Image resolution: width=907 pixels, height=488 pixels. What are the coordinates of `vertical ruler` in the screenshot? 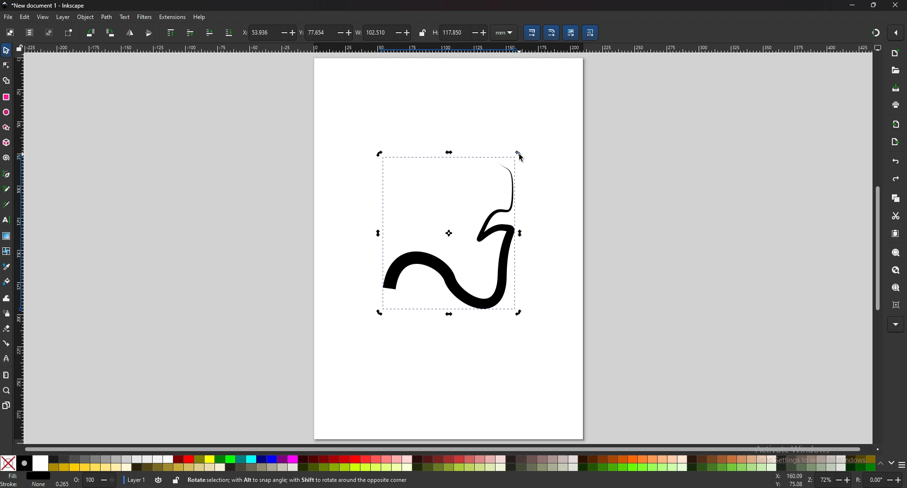 It's located at (20, 250).